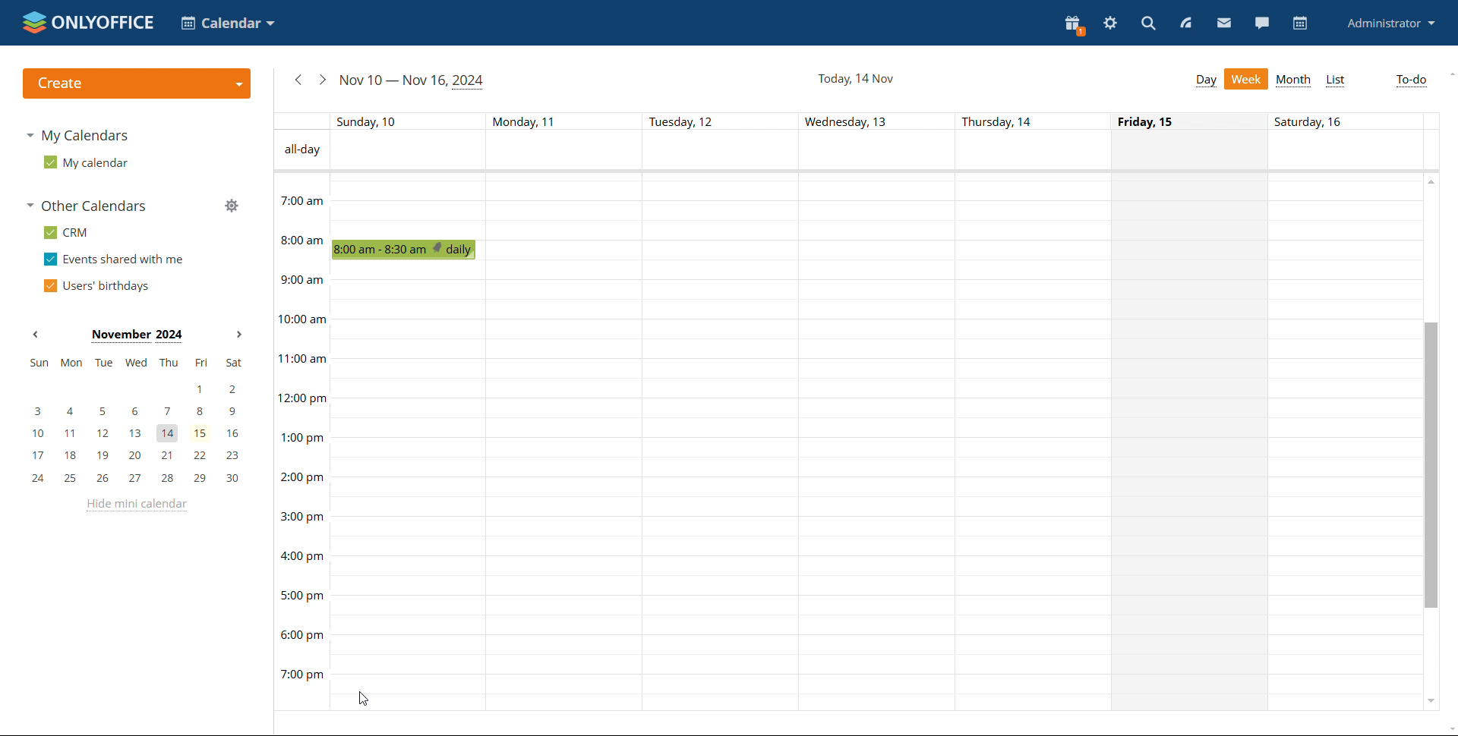  Describe the element at coordinates (135, 422) in the screenshot. I see `mini calendar` at that location.